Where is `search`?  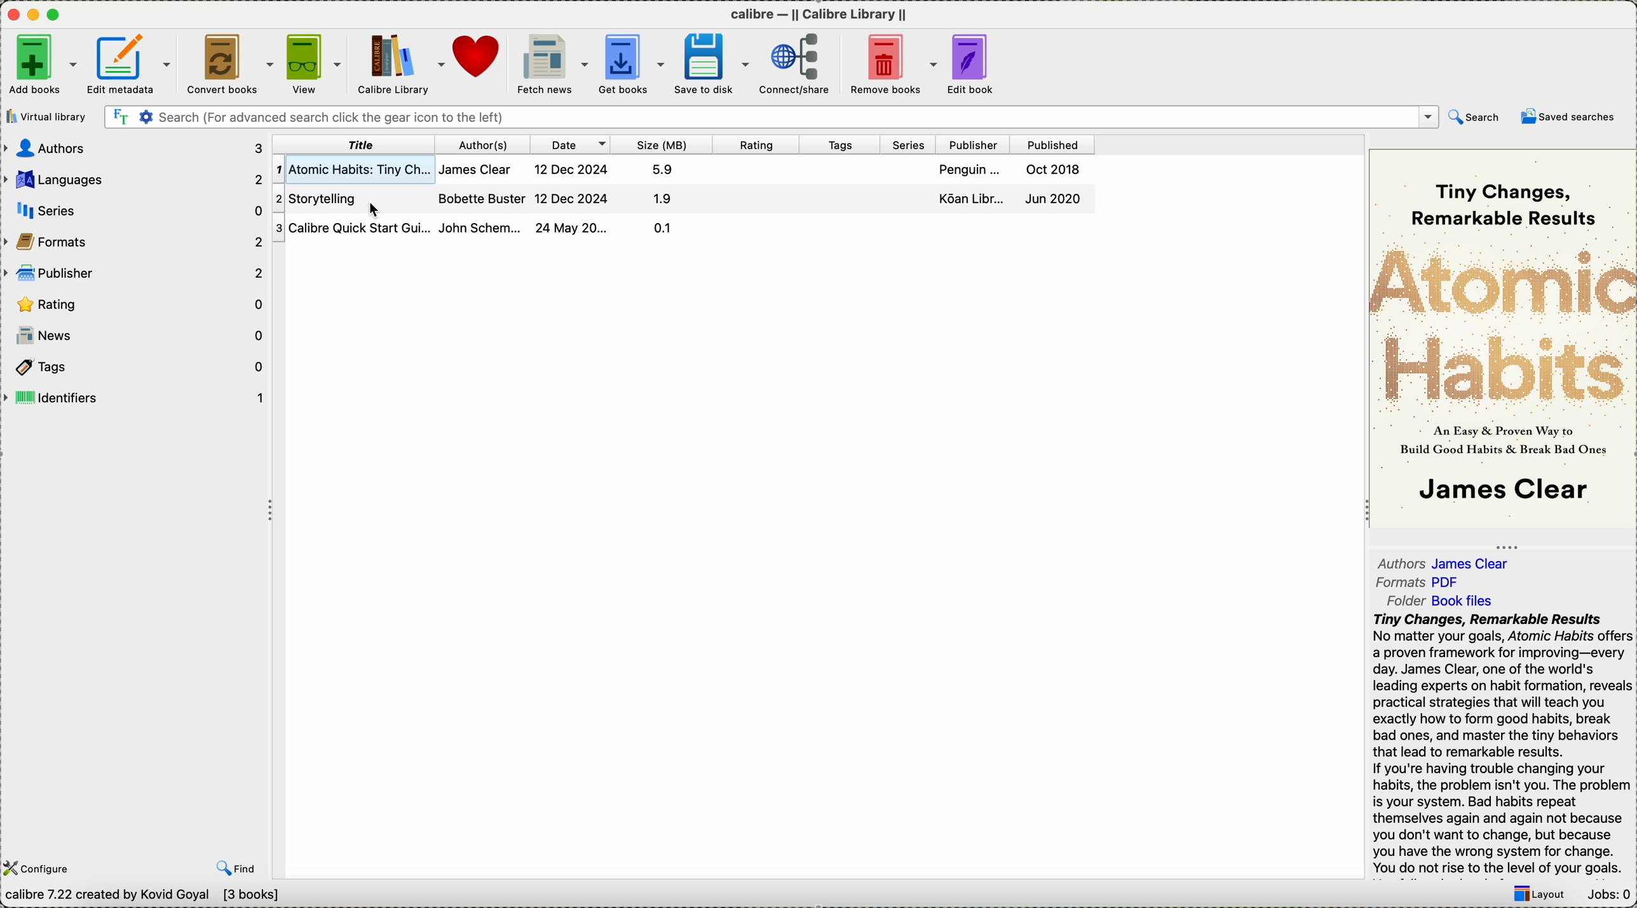 search is located at coordinates (1475, 118).